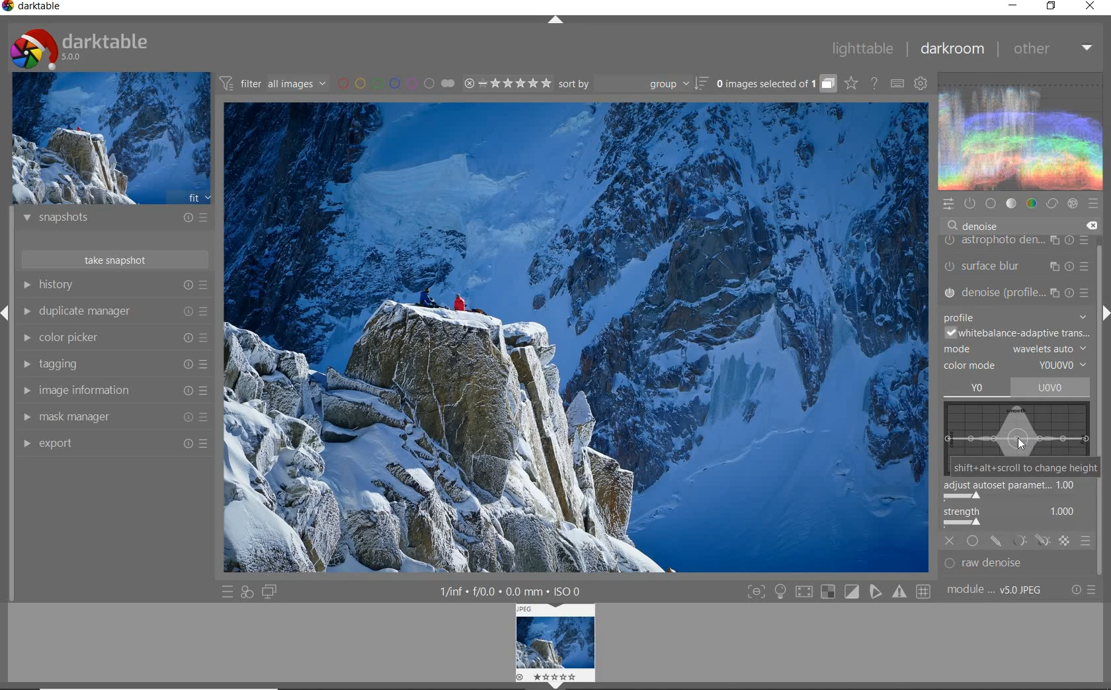 The image size is (1111, 690). Describe the element at coordinates (977, 389) in the screenshot. I see `YO` at that location.